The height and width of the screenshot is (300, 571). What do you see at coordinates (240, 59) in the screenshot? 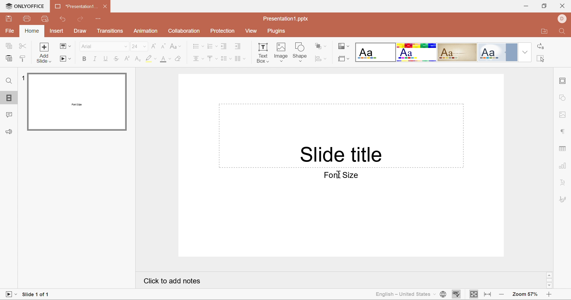
I see `Merge and center` at bounding box center [240, 59].